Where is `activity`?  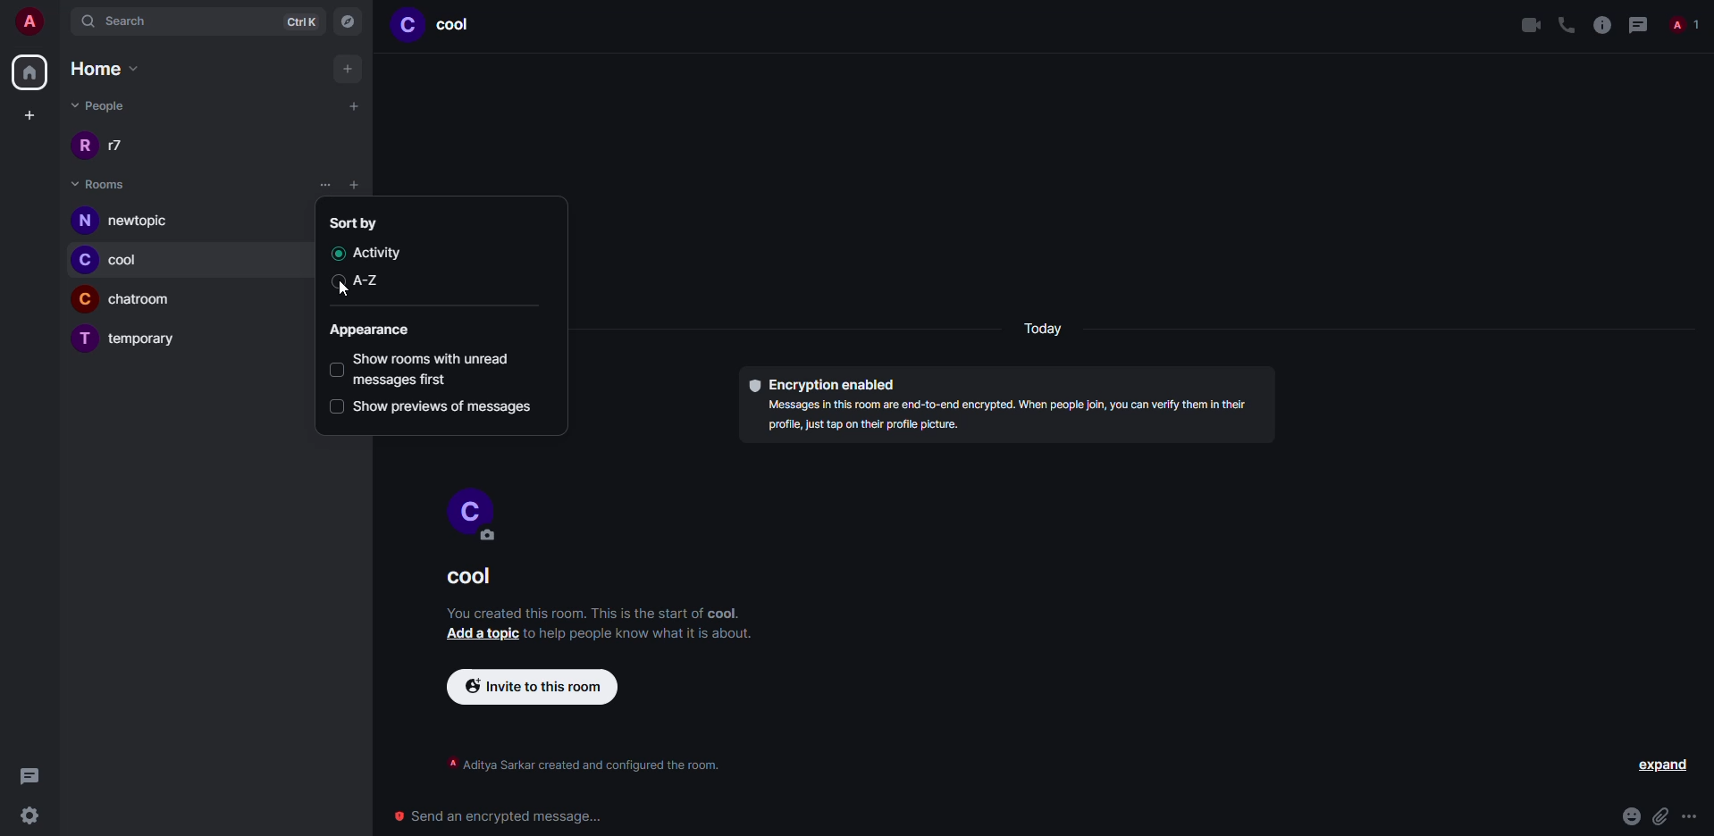 activity is located at coordinates (373, 252).